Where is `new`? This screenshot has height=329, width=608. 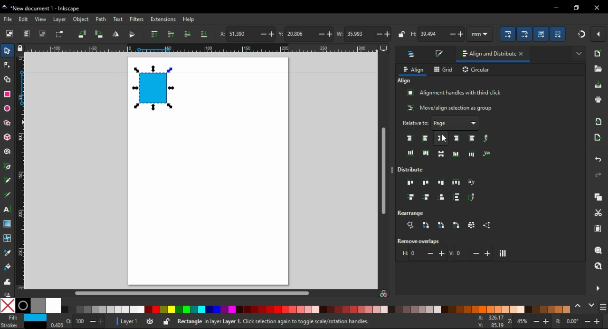 new is located at coordinates (598, 53).